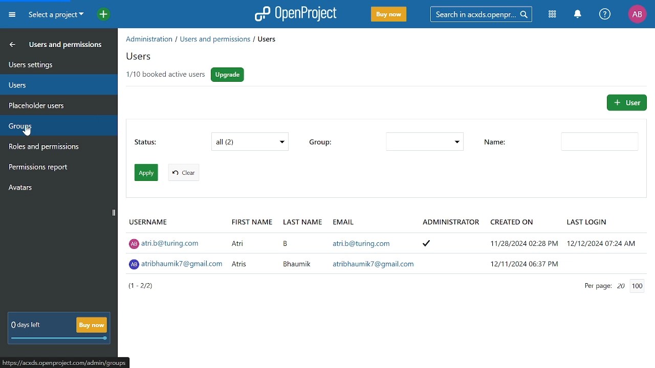 This screenshot has width=655, height=368. Describe the element at coordinates (53, 64) in the screenshot. I see `User settings` at that location.